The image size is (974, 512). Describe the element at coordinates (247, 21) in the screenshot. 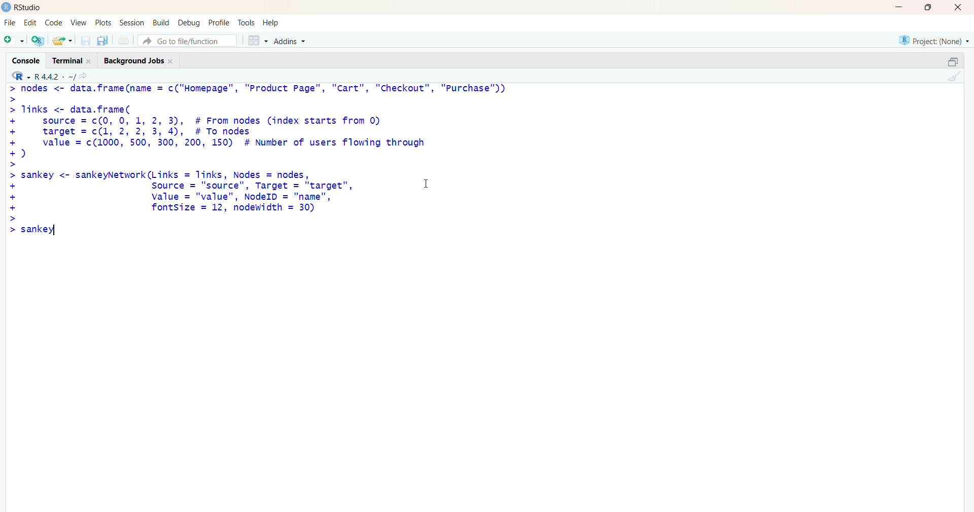

I see `tools` at that location.